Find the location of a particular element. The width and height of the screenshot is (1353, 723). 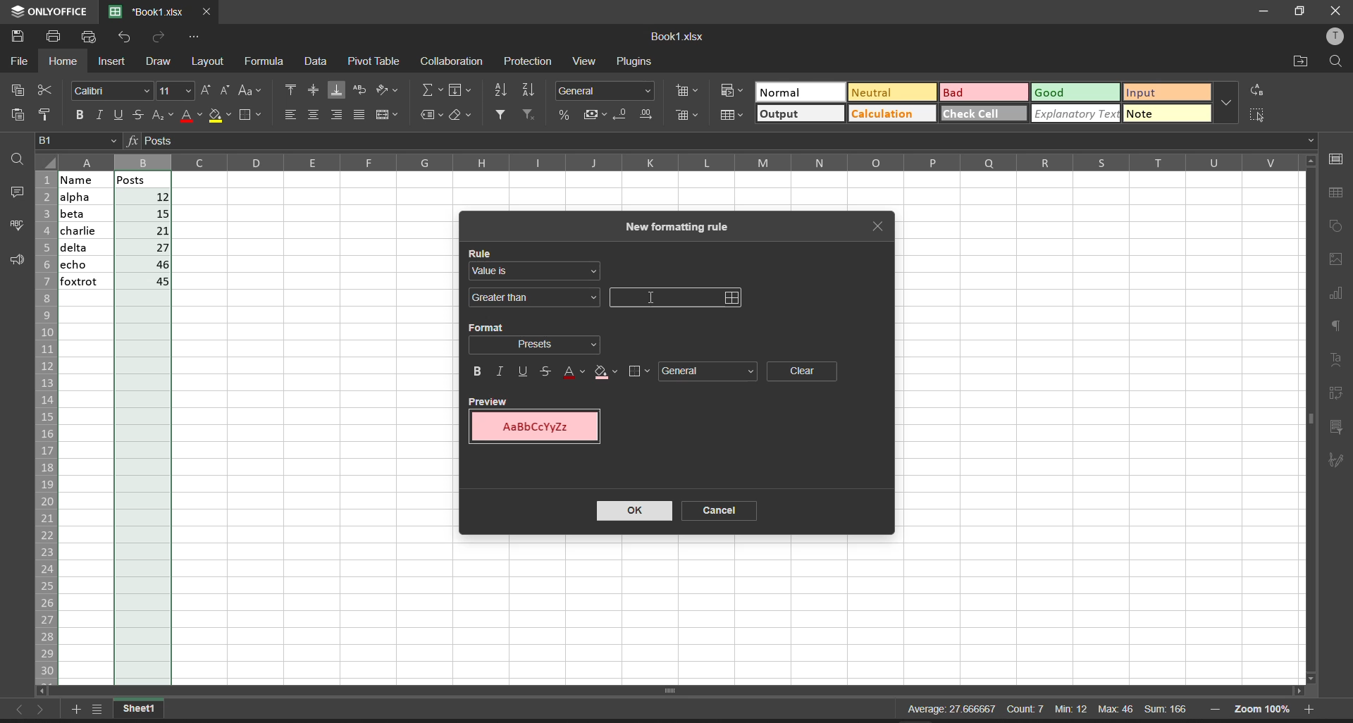

spell checking is located at coordinates (16, 225).